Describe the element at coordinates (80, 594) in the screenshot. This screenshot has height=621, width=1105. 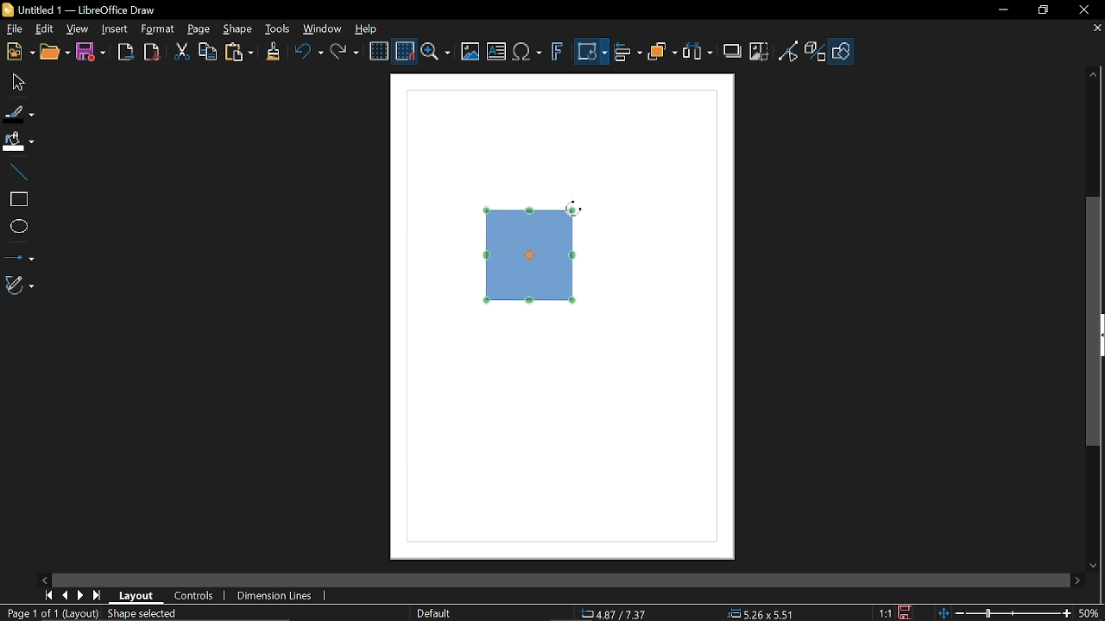
I see `next page` at that location.